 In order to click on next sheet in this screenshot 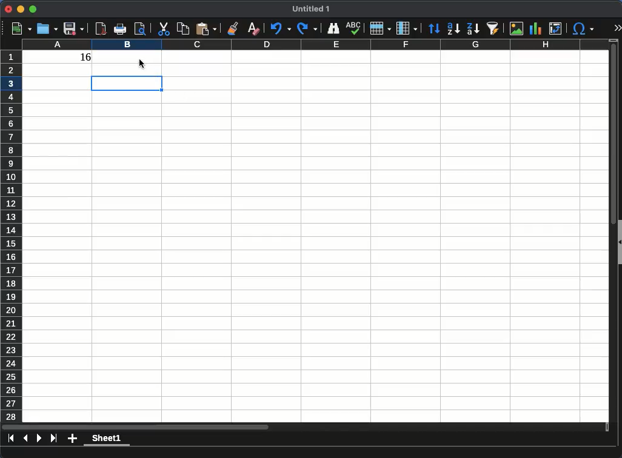, I will do `click(38, 438)`.